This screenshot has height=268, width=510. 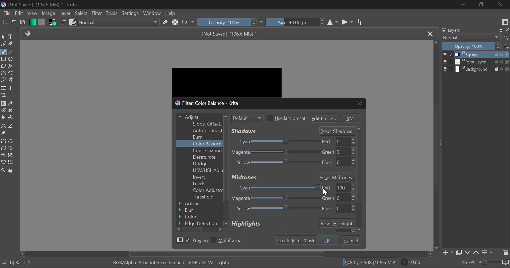 I want to click on Cancel, so click(x=351, y=240).